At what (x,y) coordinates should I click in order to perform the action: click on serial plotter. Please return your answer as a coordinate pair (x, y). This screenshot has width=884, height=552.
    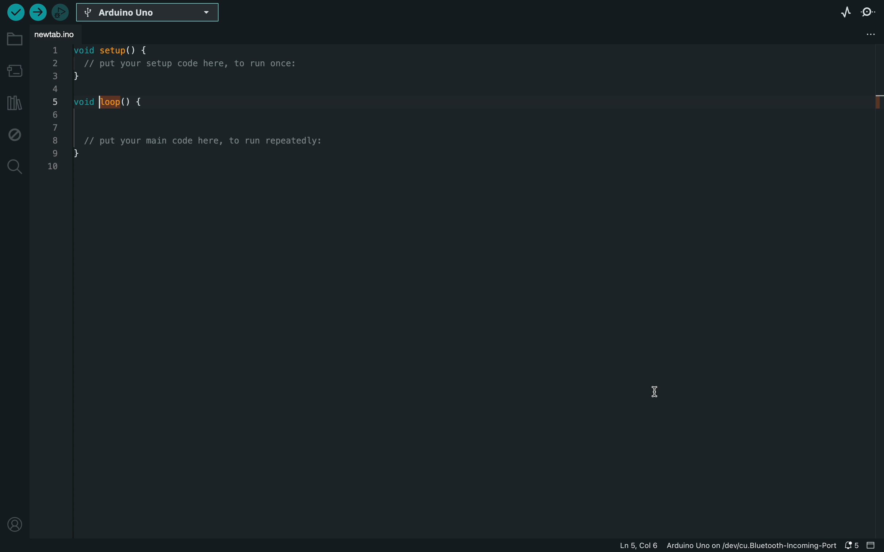
    Looking at the image, I should click on (843, 11).